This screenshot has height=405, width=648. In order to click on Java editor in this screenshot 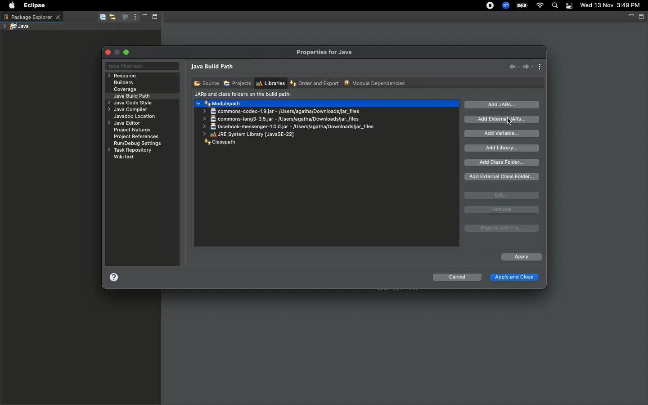, I will do `click(126, 123)`.